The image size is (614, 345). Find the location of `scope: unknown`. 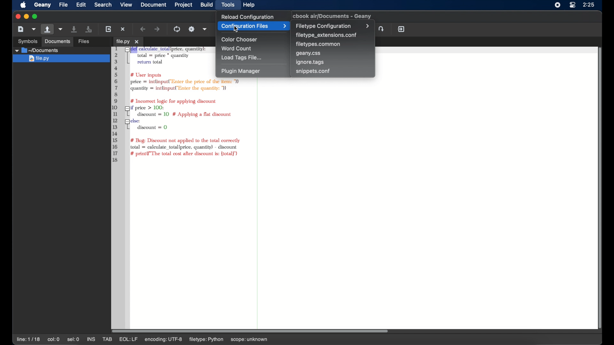

scope: unknown is located at coordinates (269, 340).